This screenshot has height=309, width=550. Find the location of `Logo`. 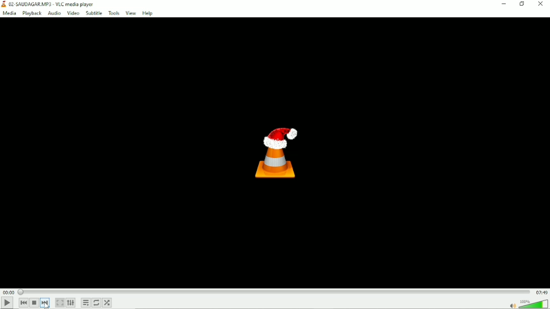

Logo is located at coordinates (276, 154).